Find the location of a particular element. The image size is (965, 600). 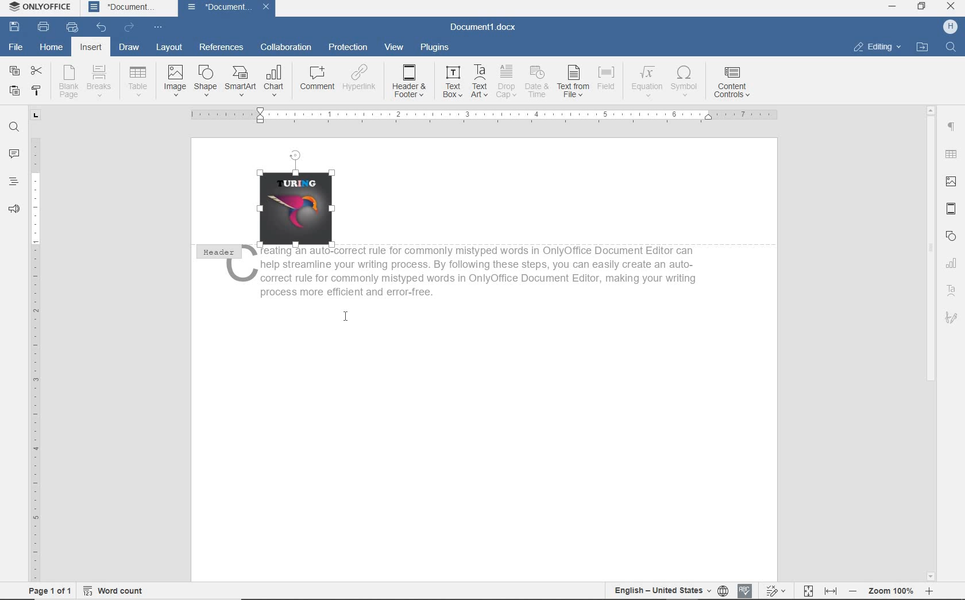

 is located at coordinates (646, 79).